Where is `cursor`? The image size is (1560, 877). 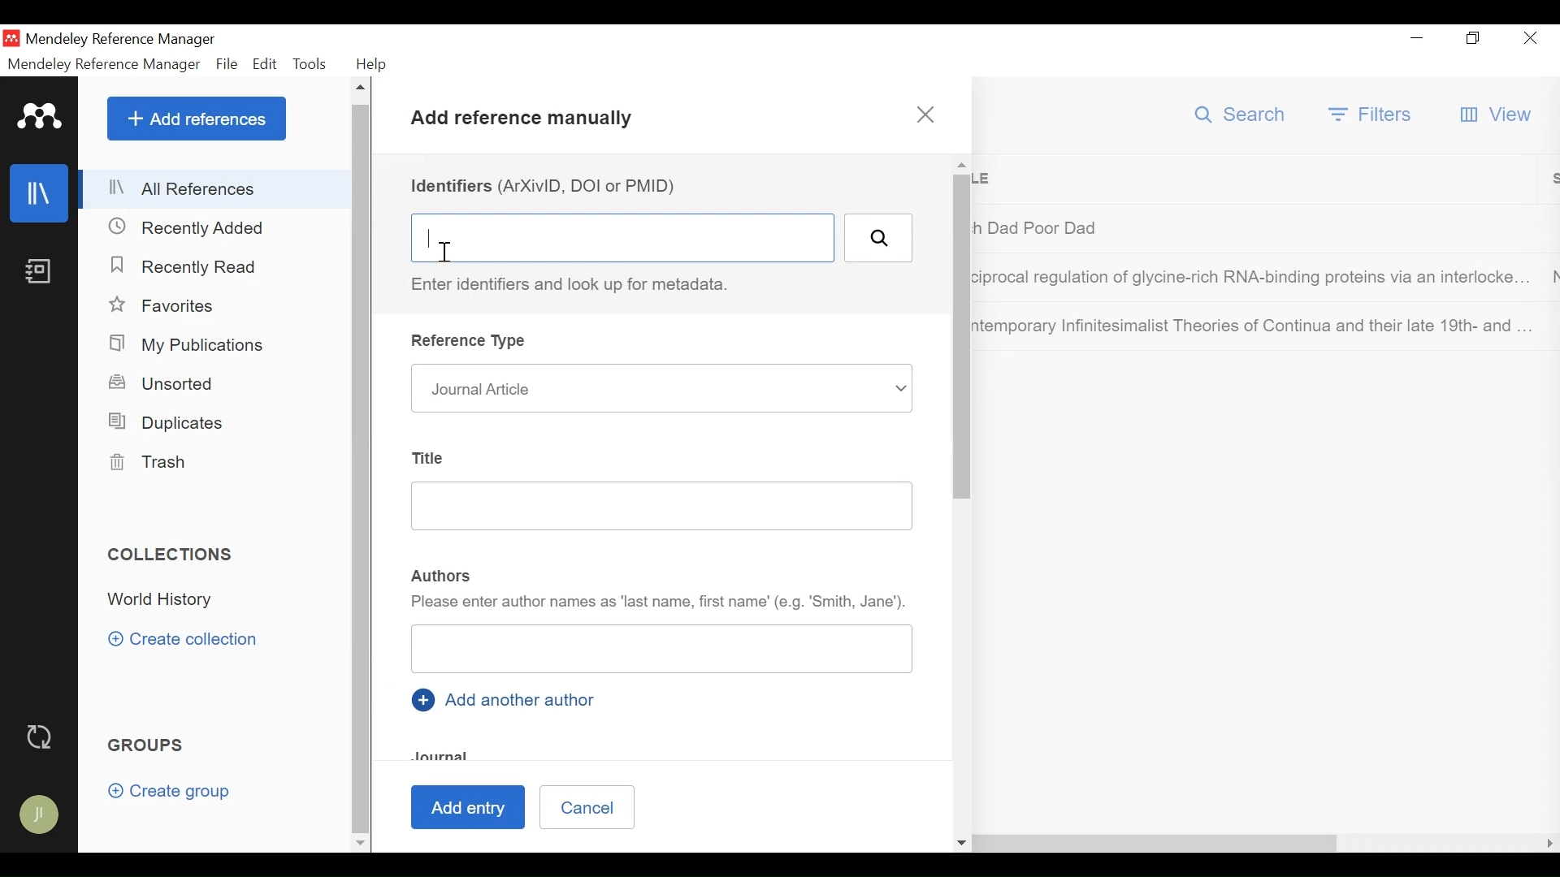
cursor is located at coordinates (452, 254).